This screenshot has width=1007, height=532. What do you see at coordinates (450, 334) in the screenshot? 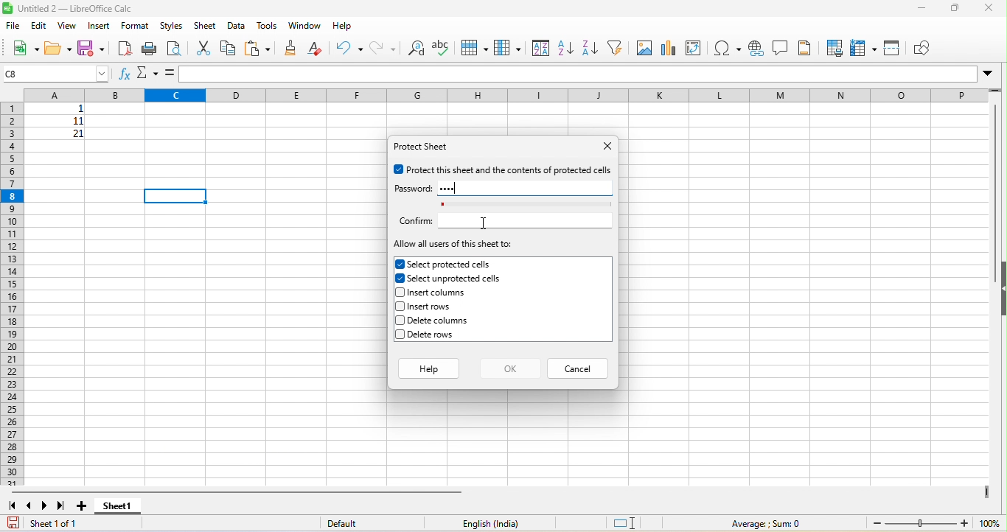
I see `delete rows` at bounding box center [450, 334].